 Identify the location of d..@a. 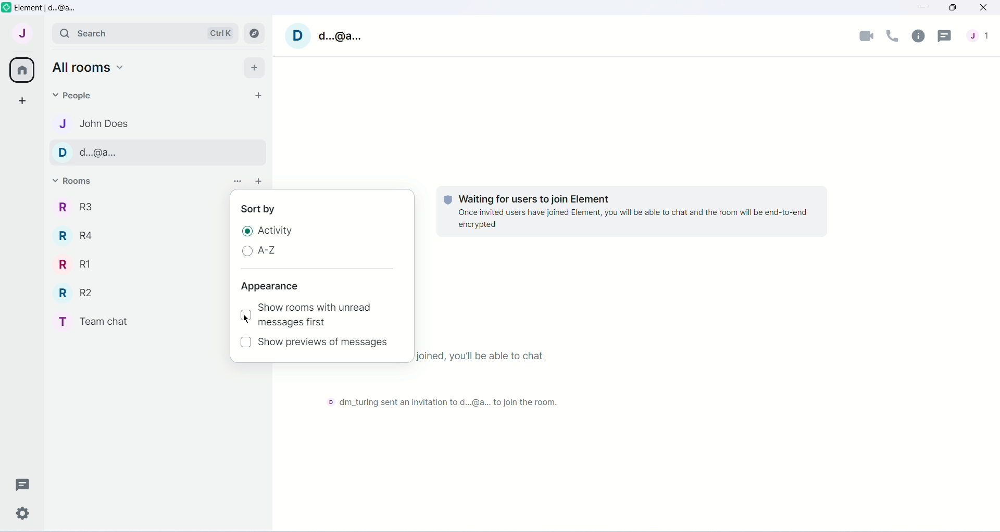
(100, 153).